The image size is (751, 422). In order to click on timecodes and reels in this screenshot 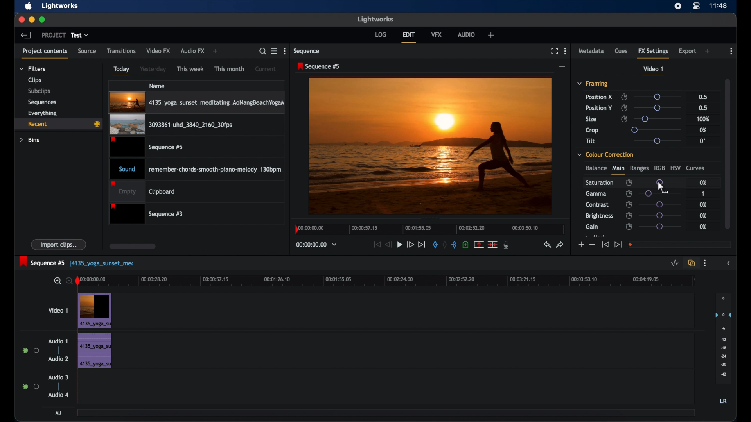, I will do `click(316, 245)`.